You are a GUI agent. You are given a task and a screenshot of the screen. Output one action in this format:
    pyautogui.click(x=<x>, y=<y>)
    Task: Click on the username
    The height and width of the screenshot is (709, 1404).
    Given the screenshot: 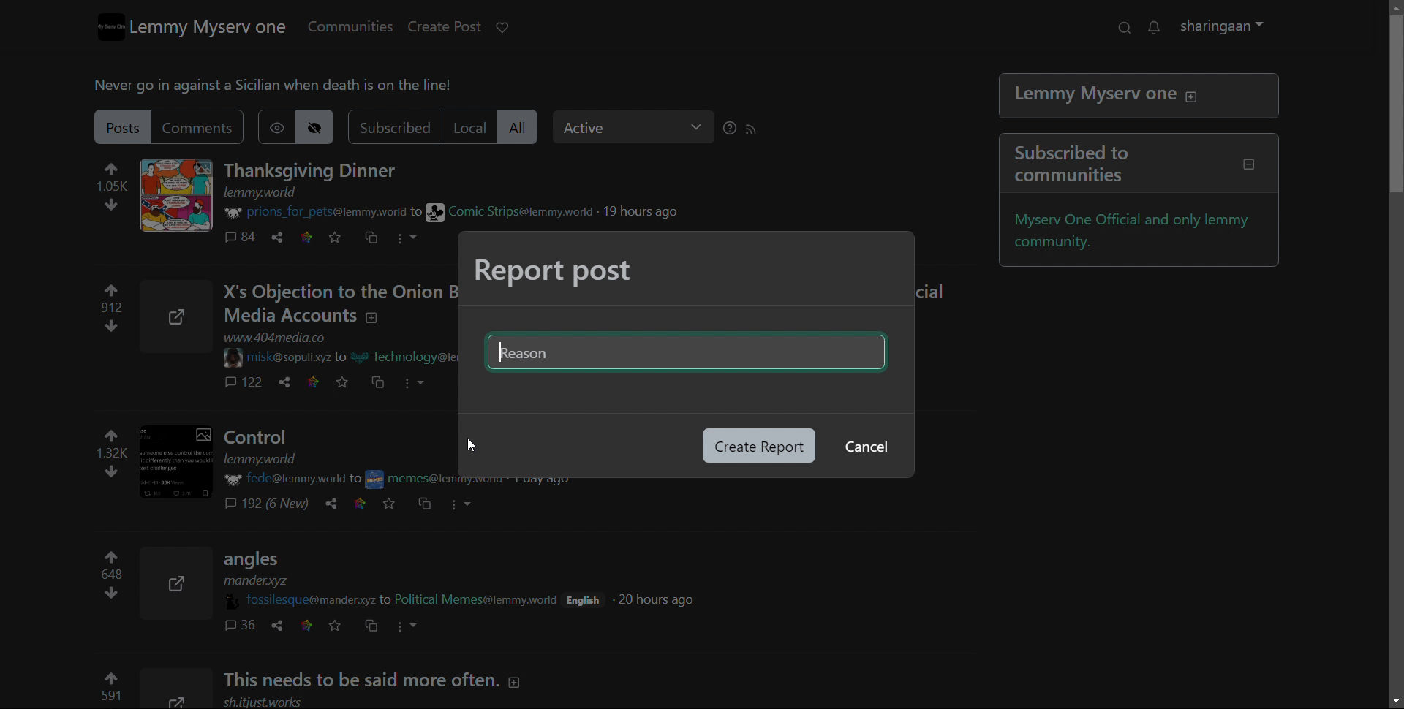 What is the action you would take?
    pyautogui.click(x=325, y=213)
    